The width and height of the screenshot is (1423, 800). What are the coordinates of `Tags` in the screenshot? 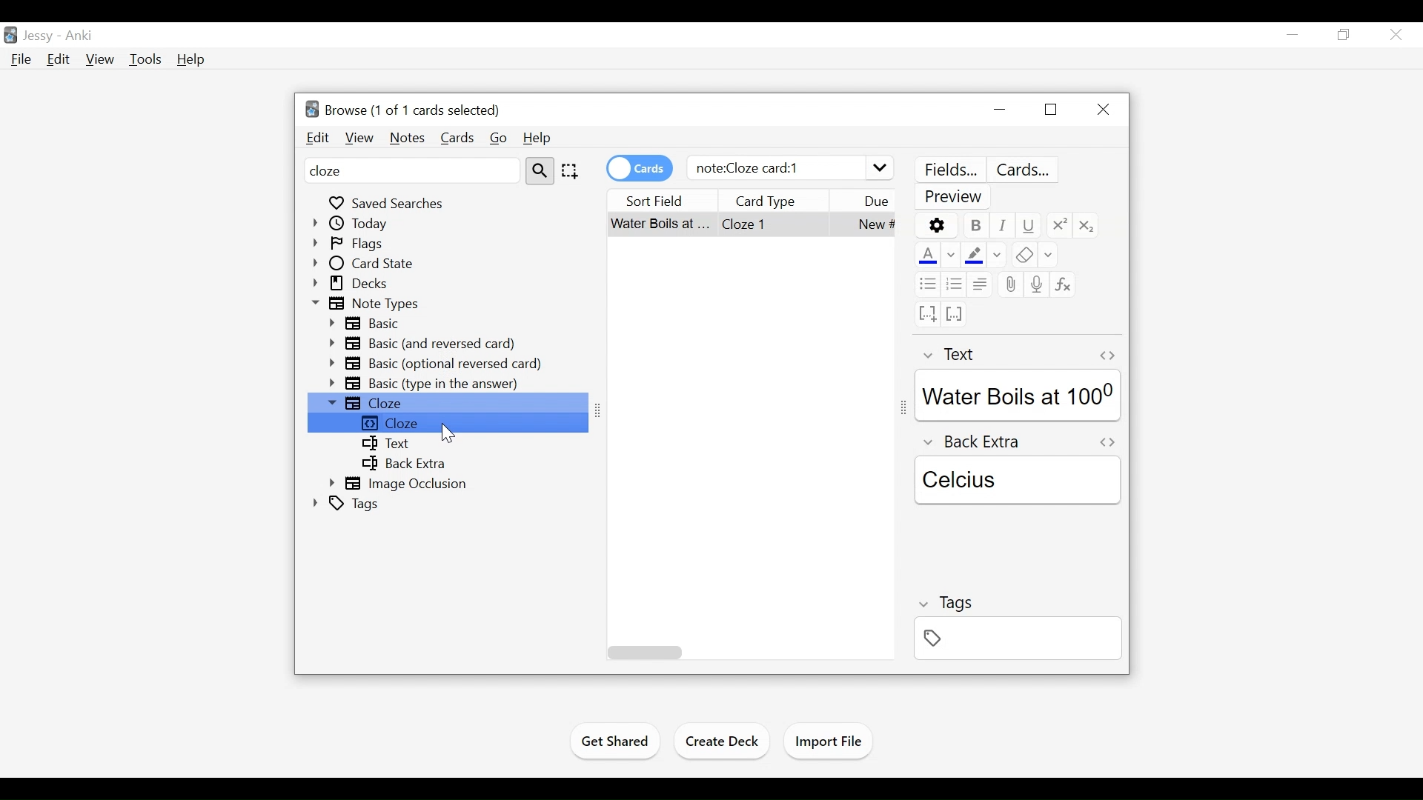 It's located at (948, 603).